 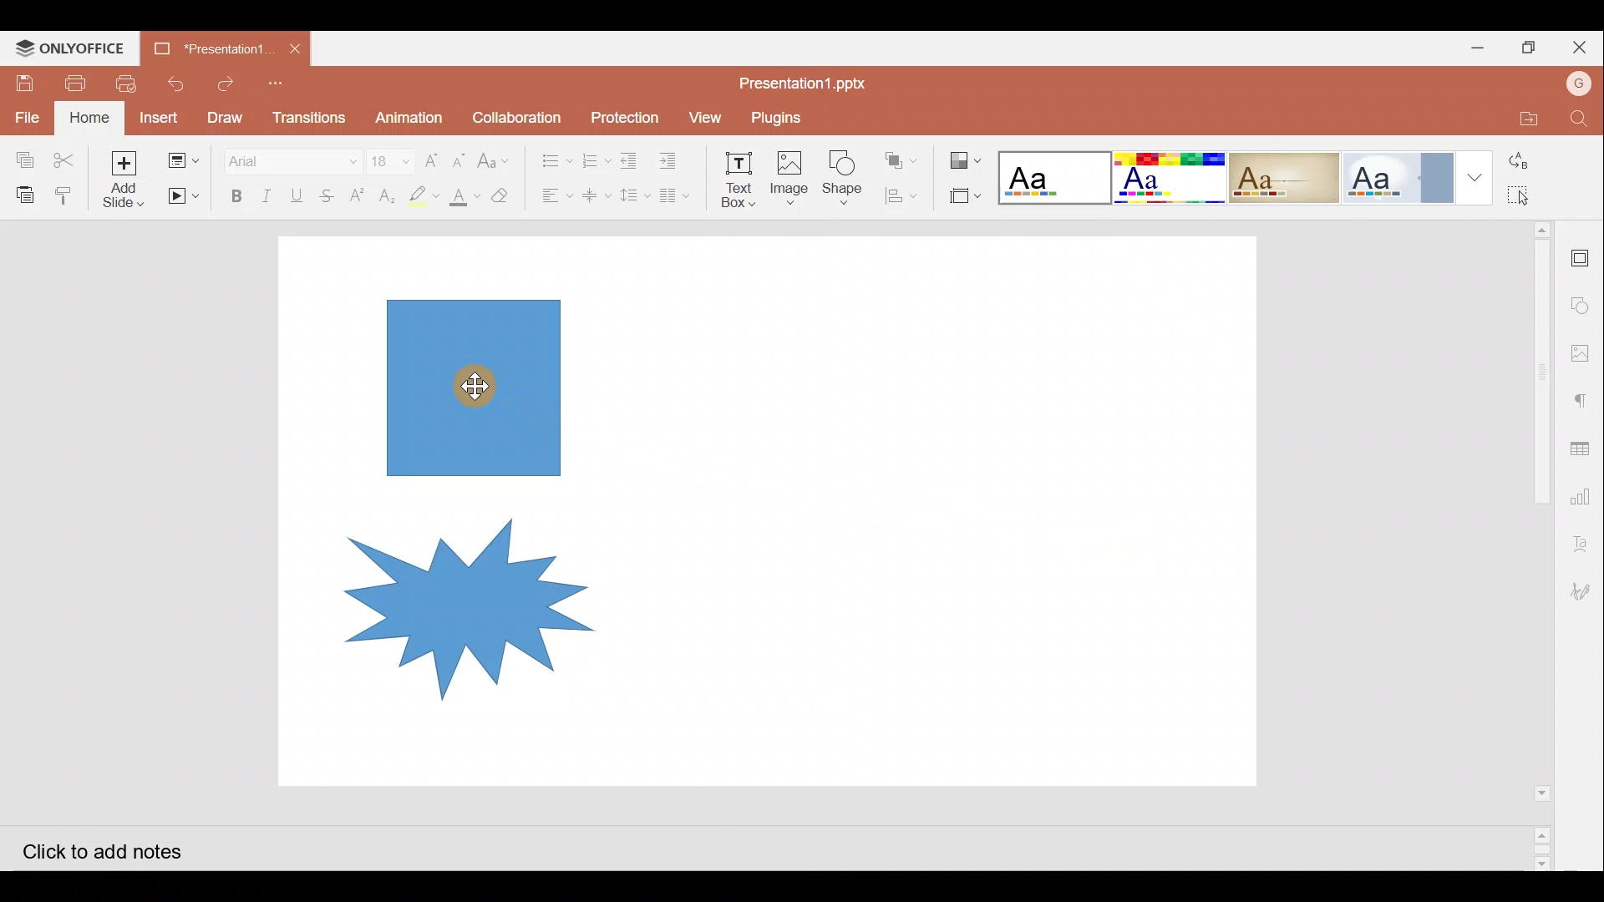 What do you see at coordinates (226, 116) in the screenshot?
I see `Draw` at bounding box center [226, 116].